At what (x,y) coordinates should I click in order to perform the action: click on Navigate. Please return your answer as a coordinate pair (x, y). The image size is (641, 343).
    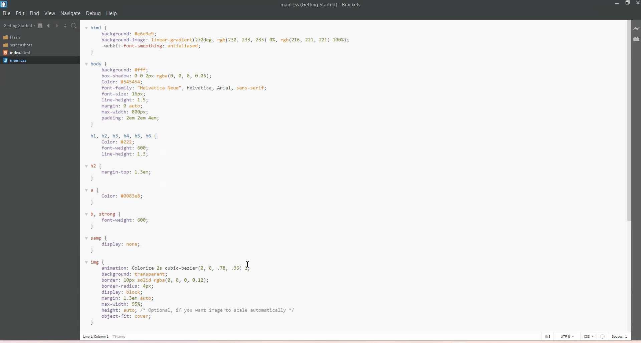
    Looking at the image, I should click on (71, 13).